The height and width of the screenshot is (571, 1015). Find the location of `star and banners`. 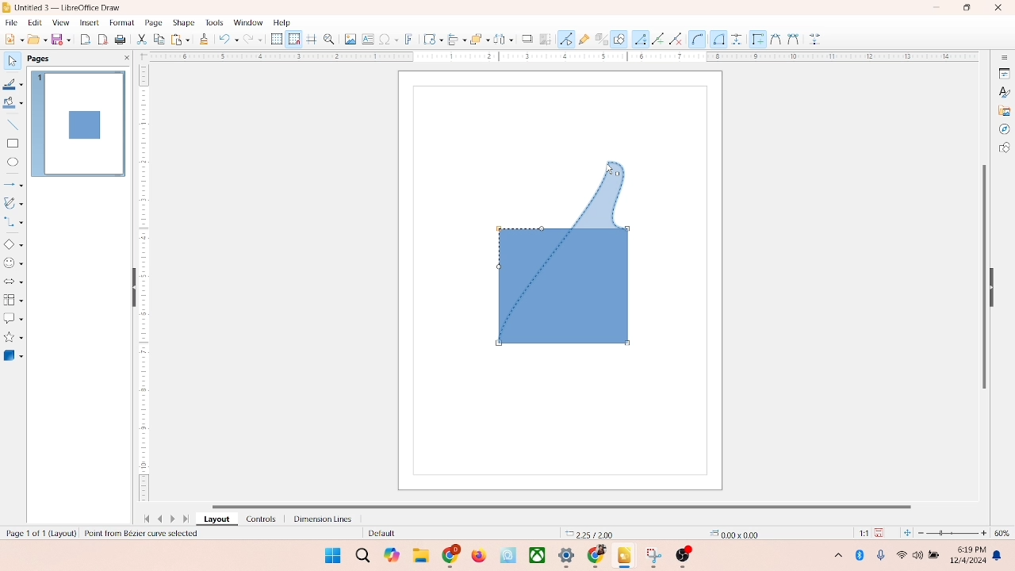

star and banners is located at coordinates (15, 337).